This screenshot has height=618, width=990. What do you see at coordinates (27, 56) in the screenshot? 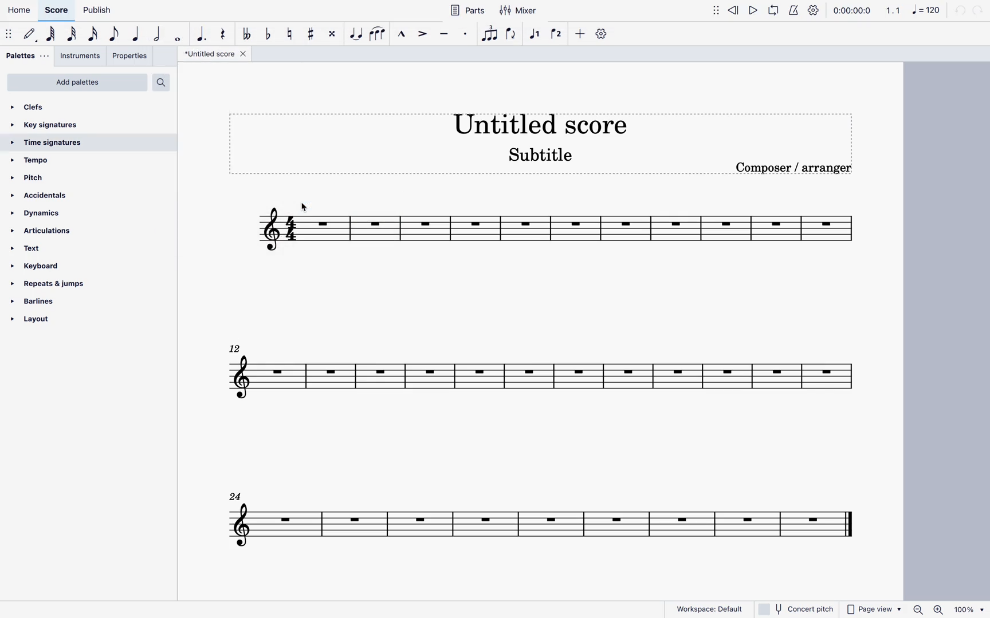
I see `pallets` at bounding box center [27, 56].